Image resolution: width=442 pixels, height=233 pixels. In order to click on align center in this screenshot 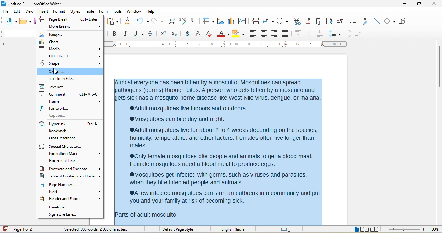, I will do `click(264, 34)`.